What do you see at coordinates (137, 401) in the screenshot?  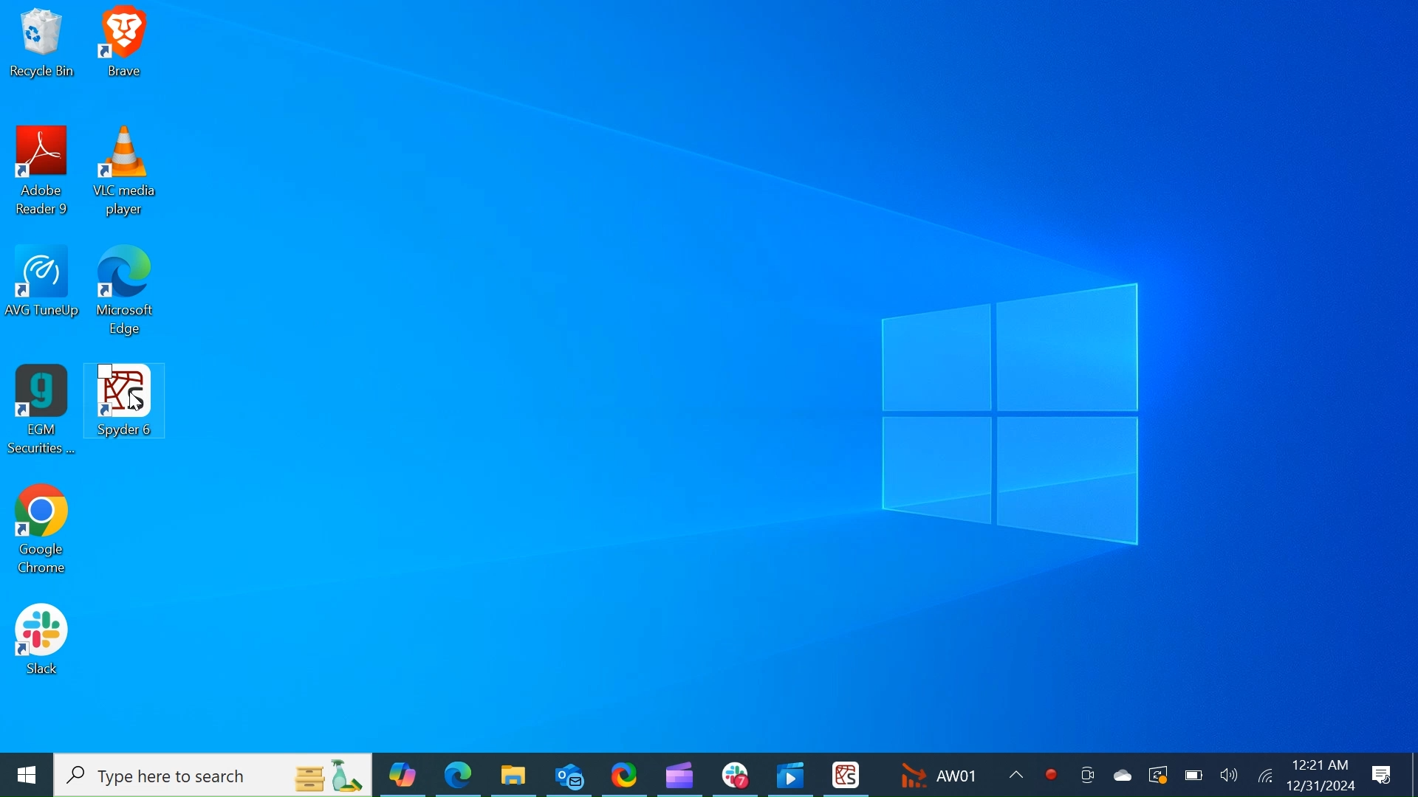 I see `cursor` at bounding box center [137, 401].